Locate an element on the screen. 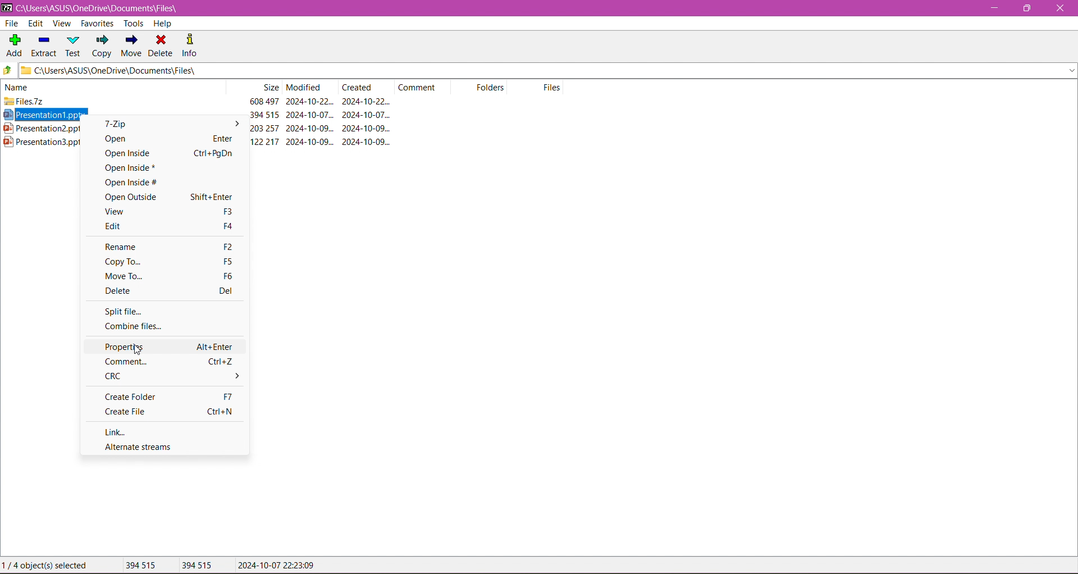 The image size is (1078, 574). 2024-10-09 is located at coordinates (310, 128).